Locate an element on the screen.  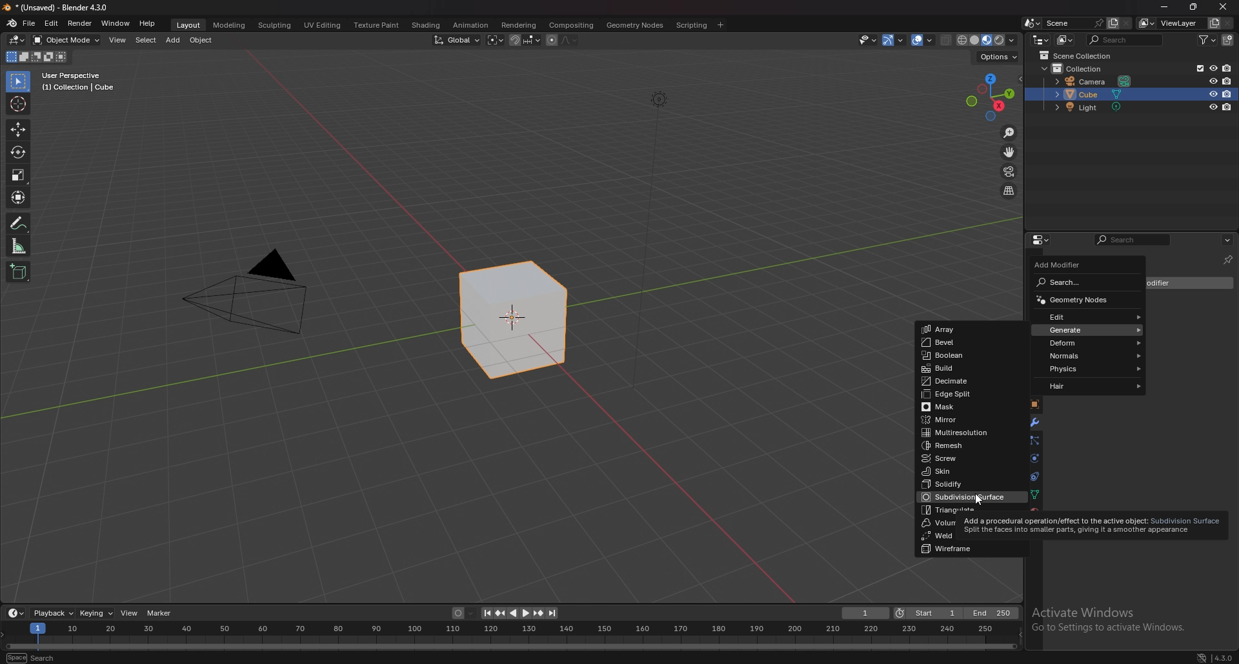
editor type is located at coordinates (16, 40).